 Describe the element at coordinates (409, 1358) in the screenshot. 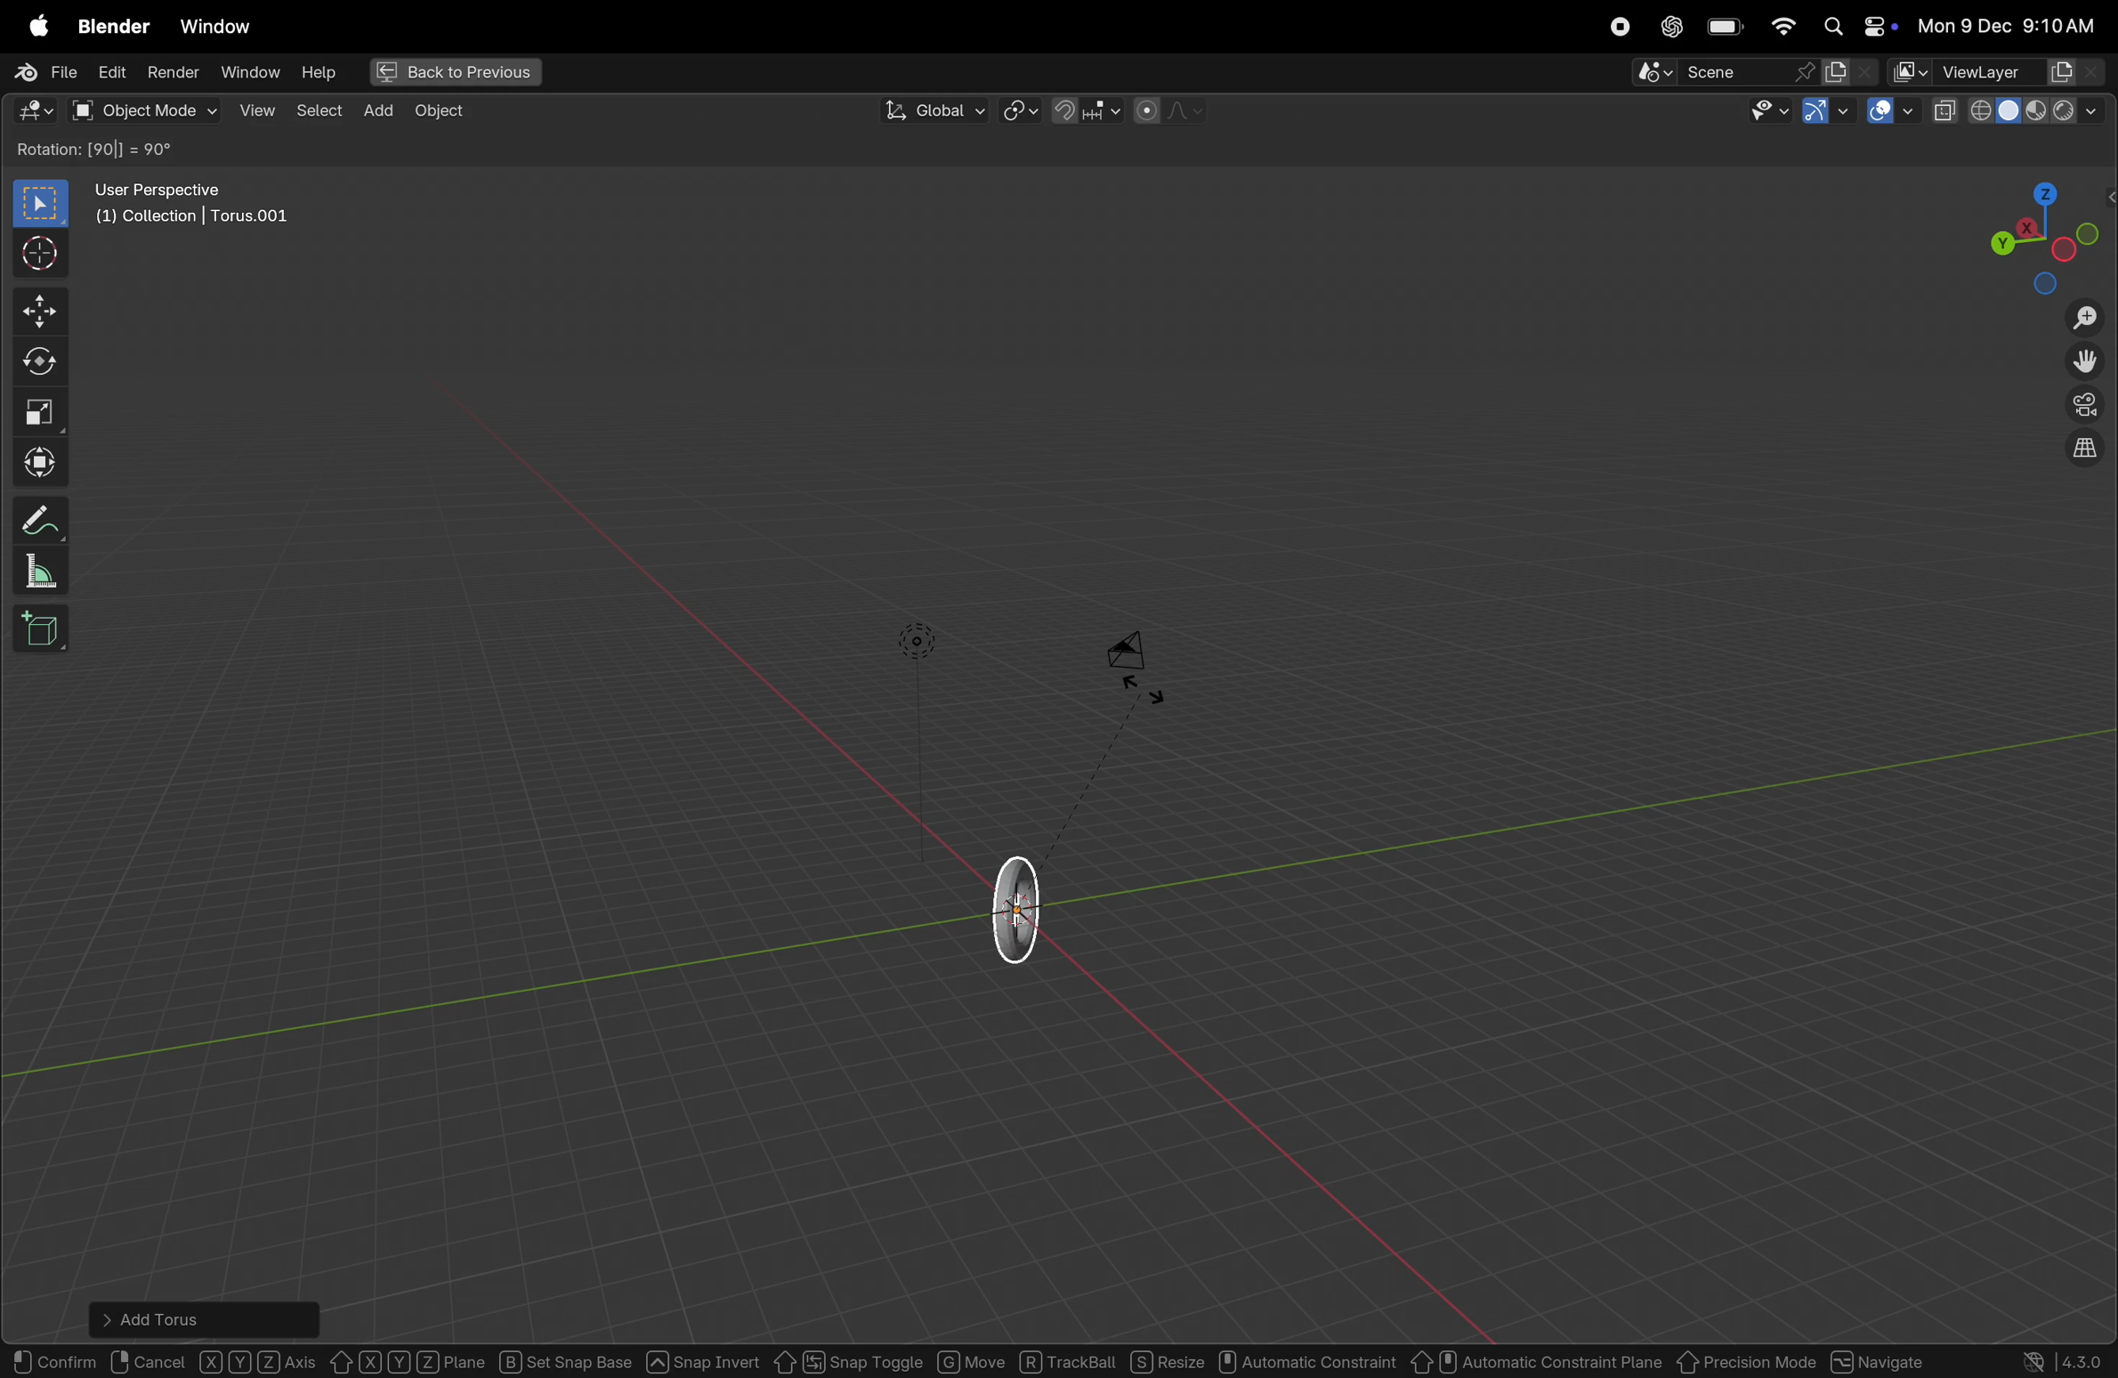

I see `xyz plane` at that location.